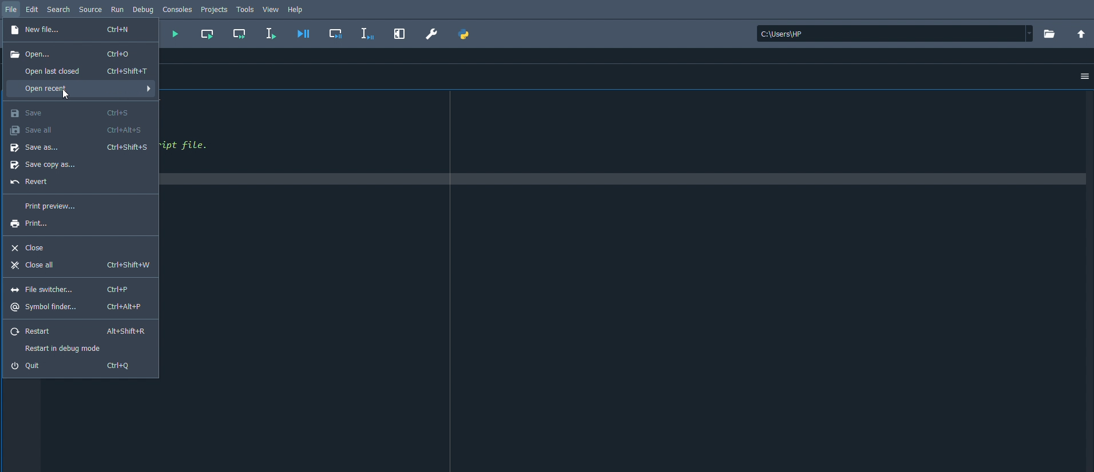  I want to click on Source, so click(93, 9).